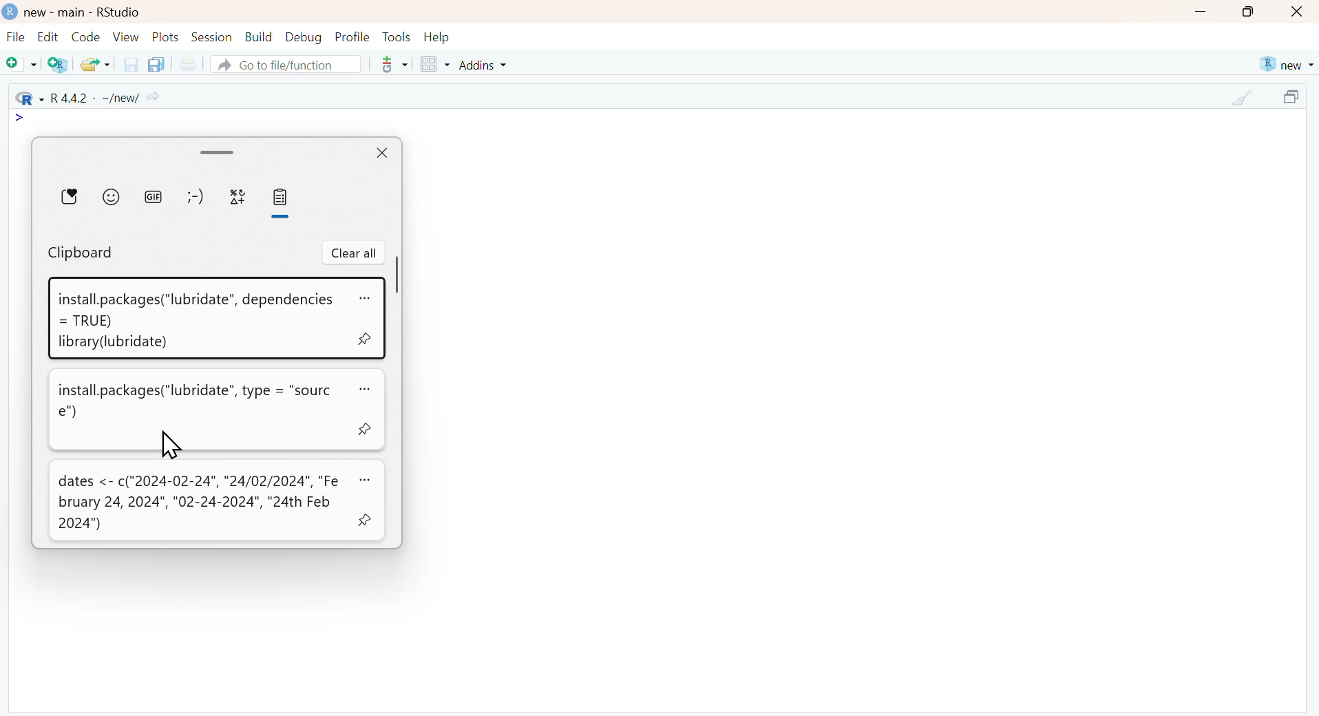  I want to click on Clear all, so click(354, 253).